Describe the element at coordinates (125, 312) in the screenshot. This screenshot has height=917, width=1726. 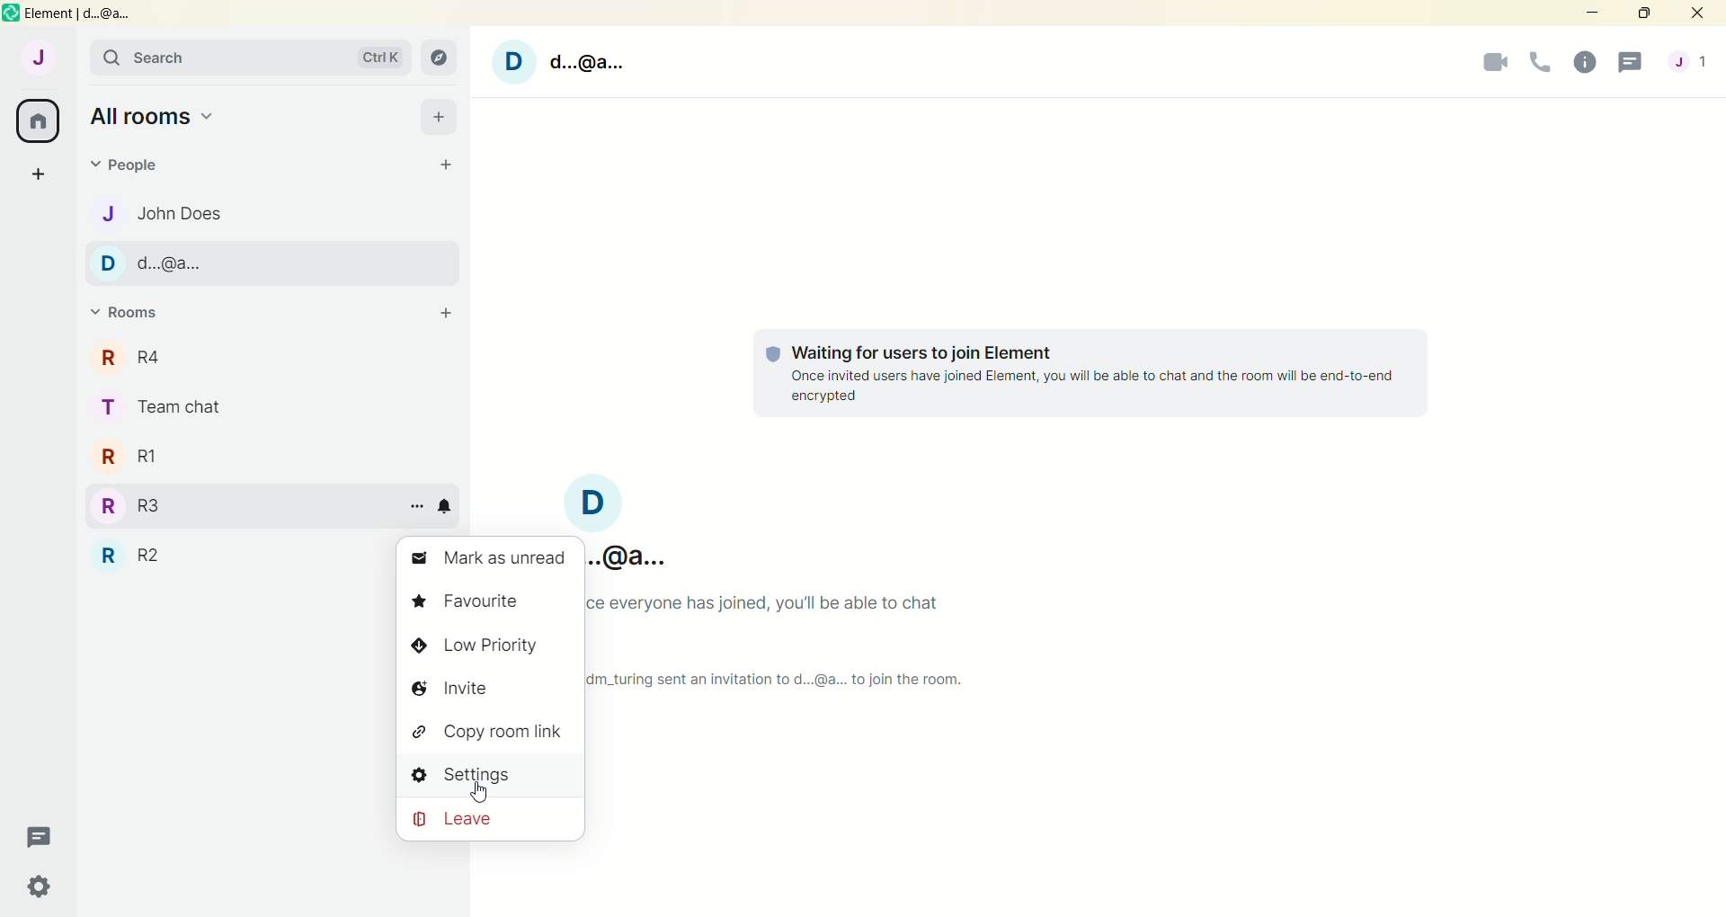
I see `rooms` at that location.